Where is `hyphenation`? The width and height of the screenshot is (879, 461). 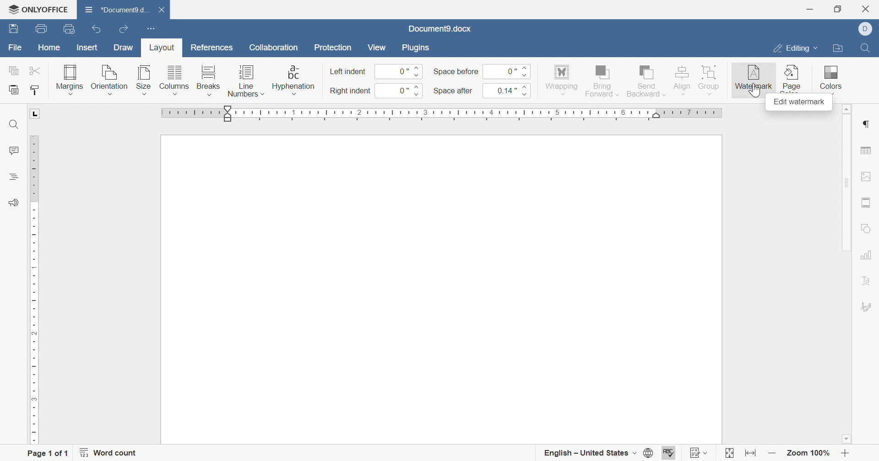 hyphenation is located at coordinates (293, 80).